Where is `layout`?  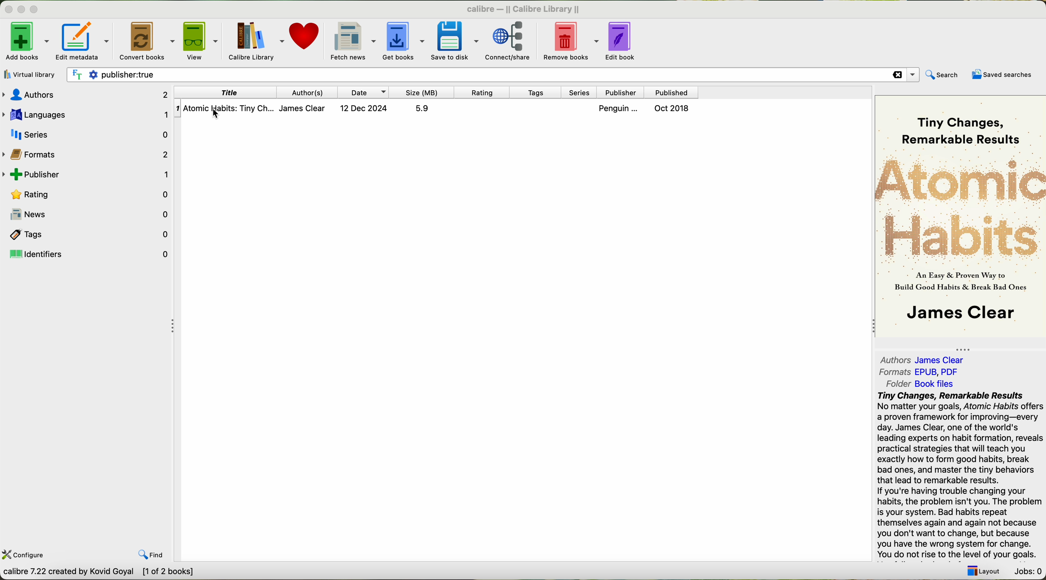
layout is located at coordinates (981, 571).